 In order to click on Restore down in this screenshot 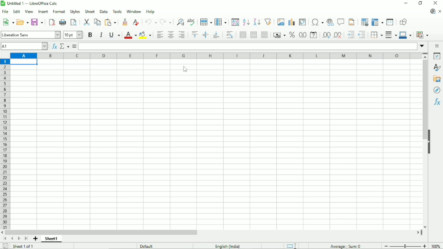, I will do `click(421, 4)`.